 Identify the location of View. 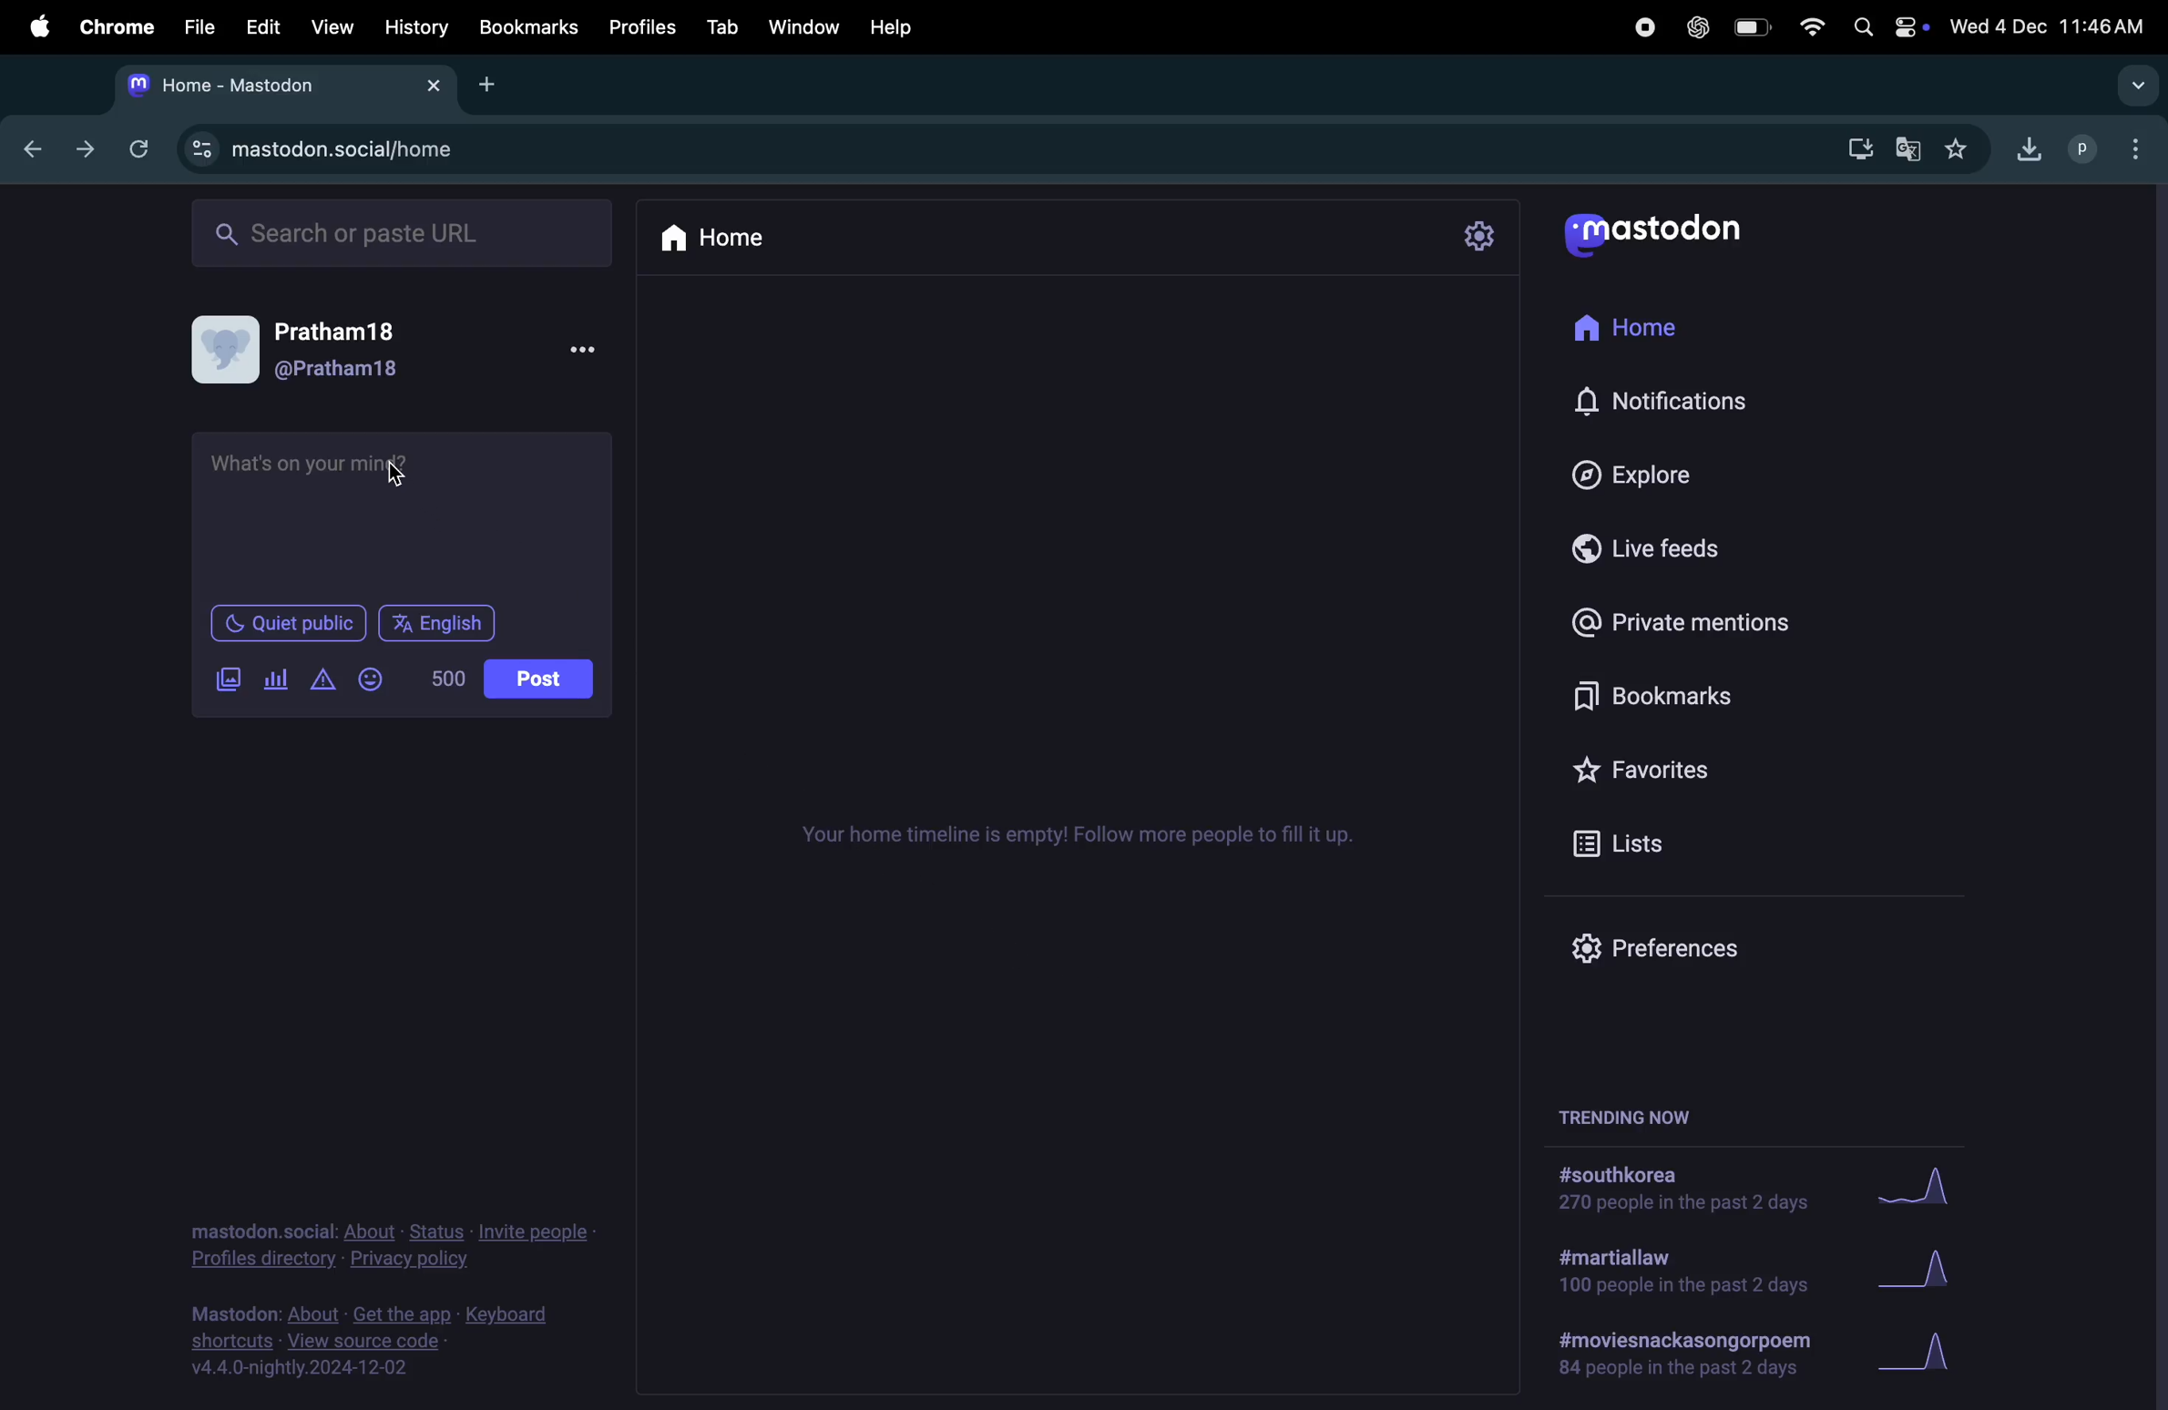
(332, 26).